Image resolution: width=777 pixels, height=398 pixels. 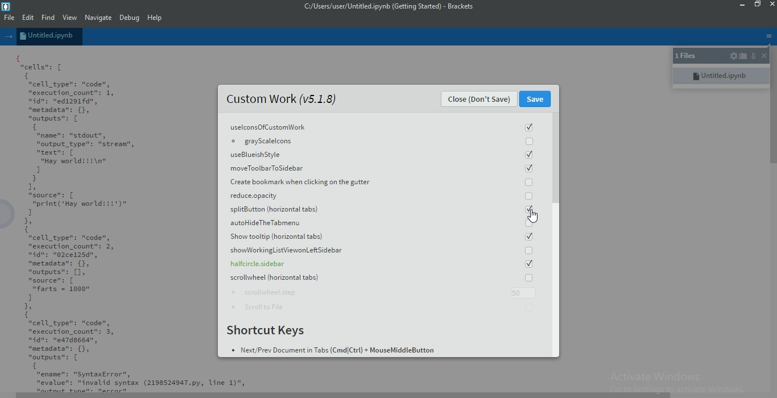 I want to click on useBlueish Style, so click(x=382, y=156).